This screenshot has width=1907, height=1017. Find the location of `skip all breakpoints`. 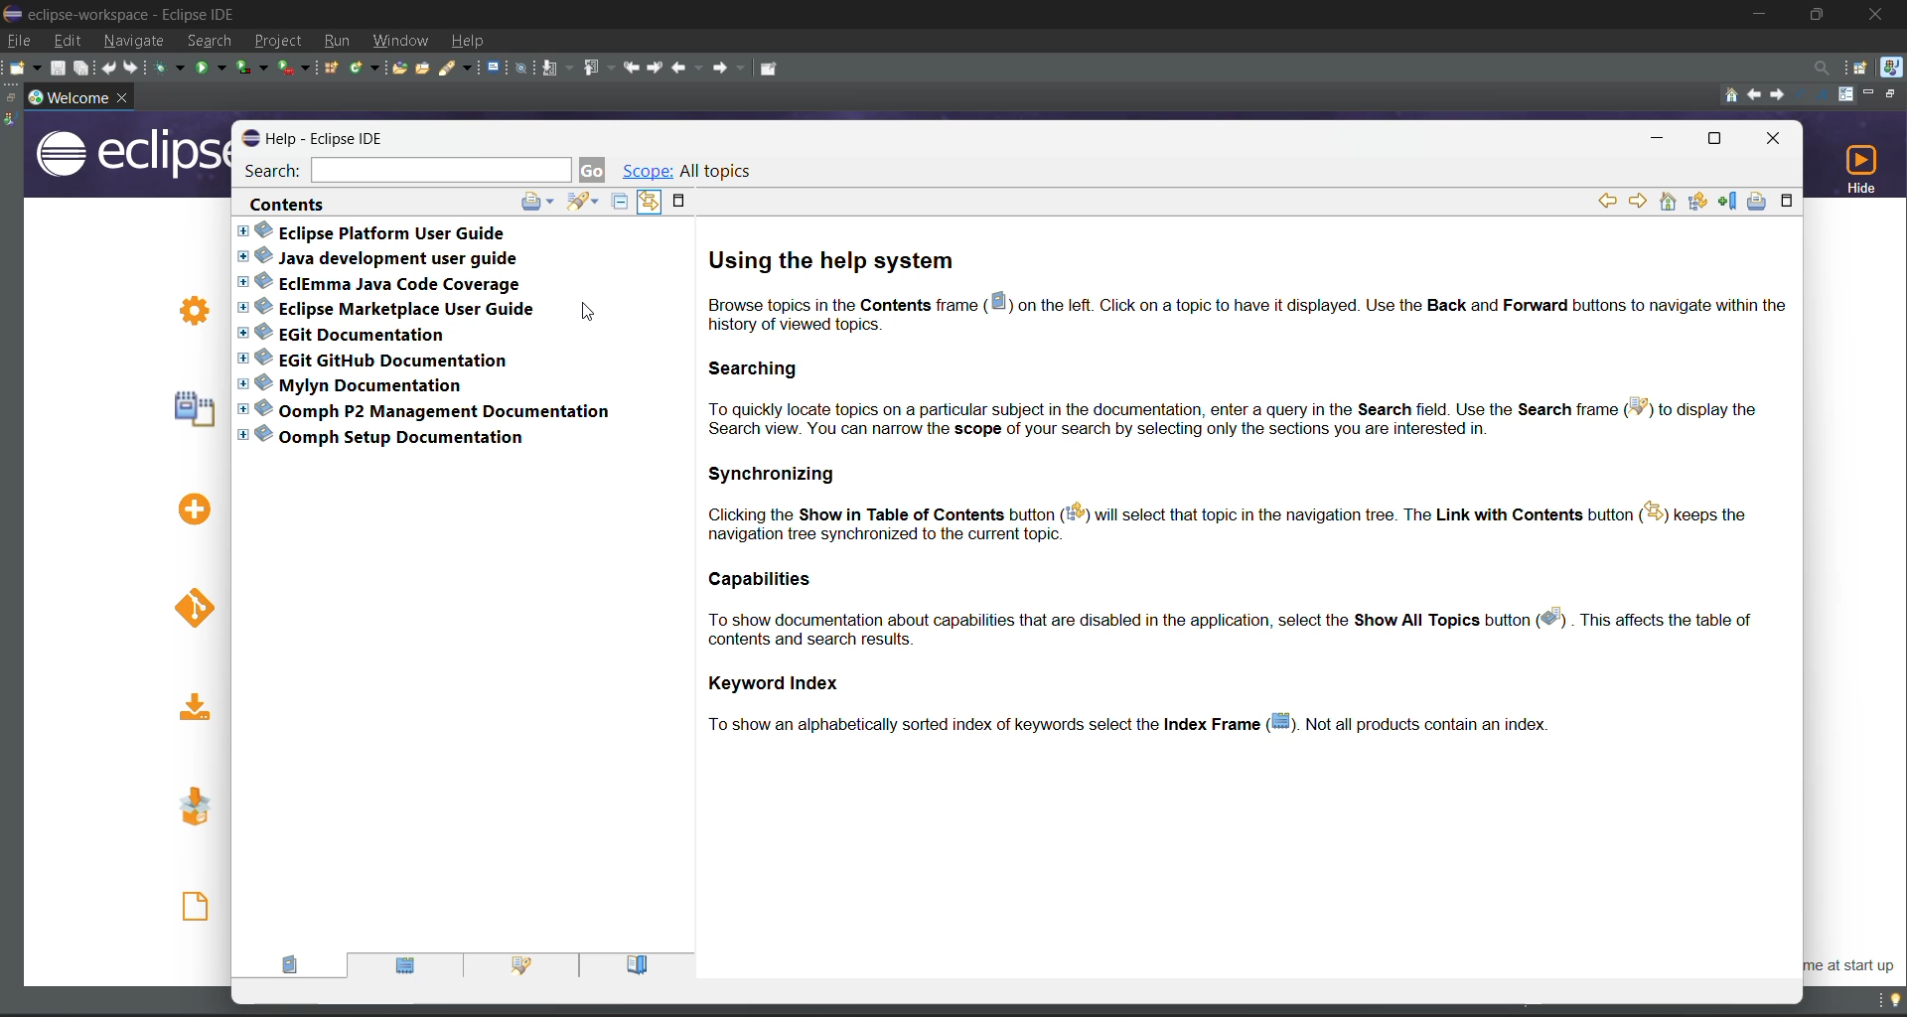

skip all breakpoints is located at coordinates (520, 69).